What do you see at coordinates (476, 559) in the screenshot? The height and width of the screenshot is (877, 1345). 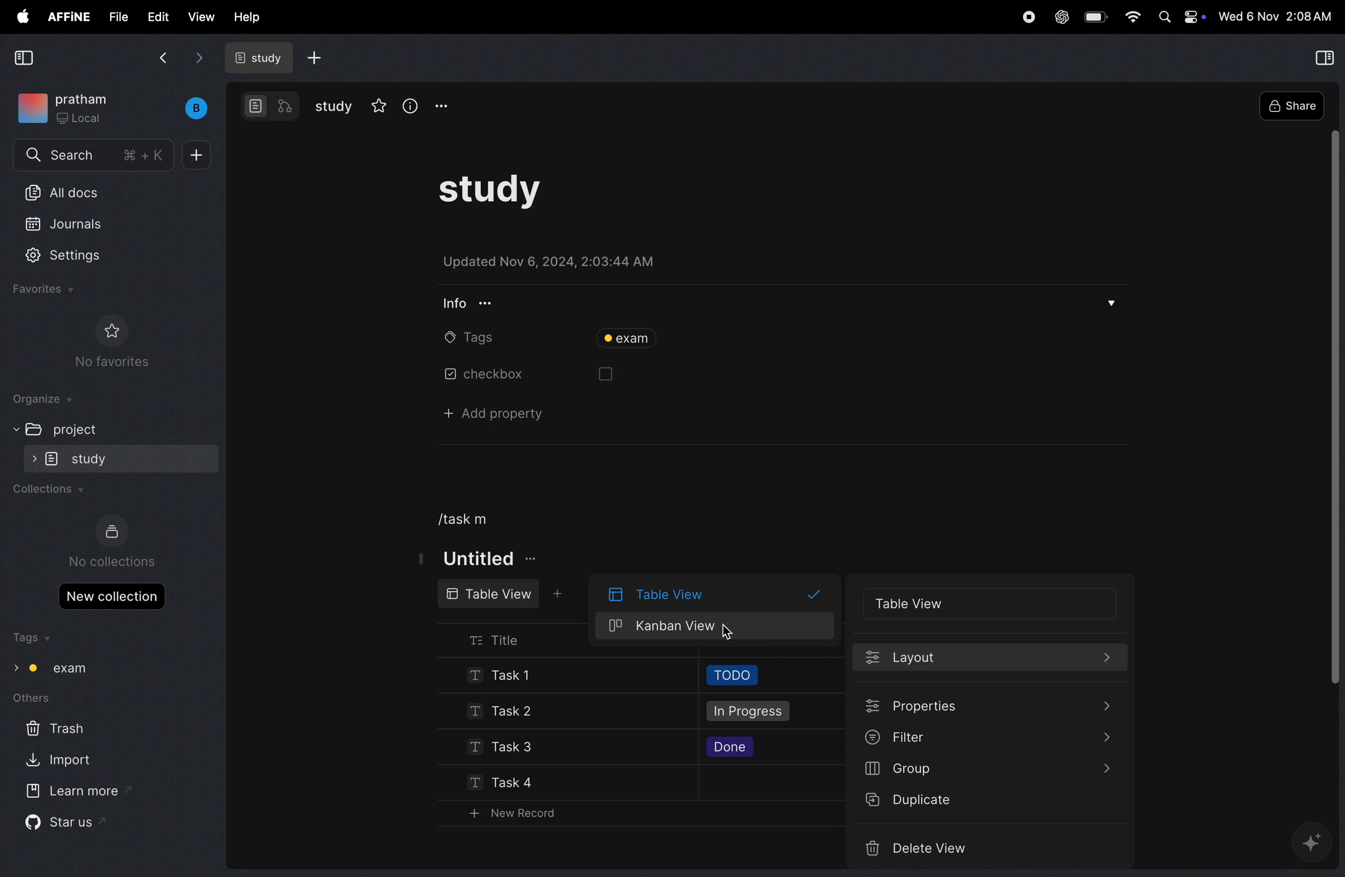 I see `titke` at bounding box center [476, 559].